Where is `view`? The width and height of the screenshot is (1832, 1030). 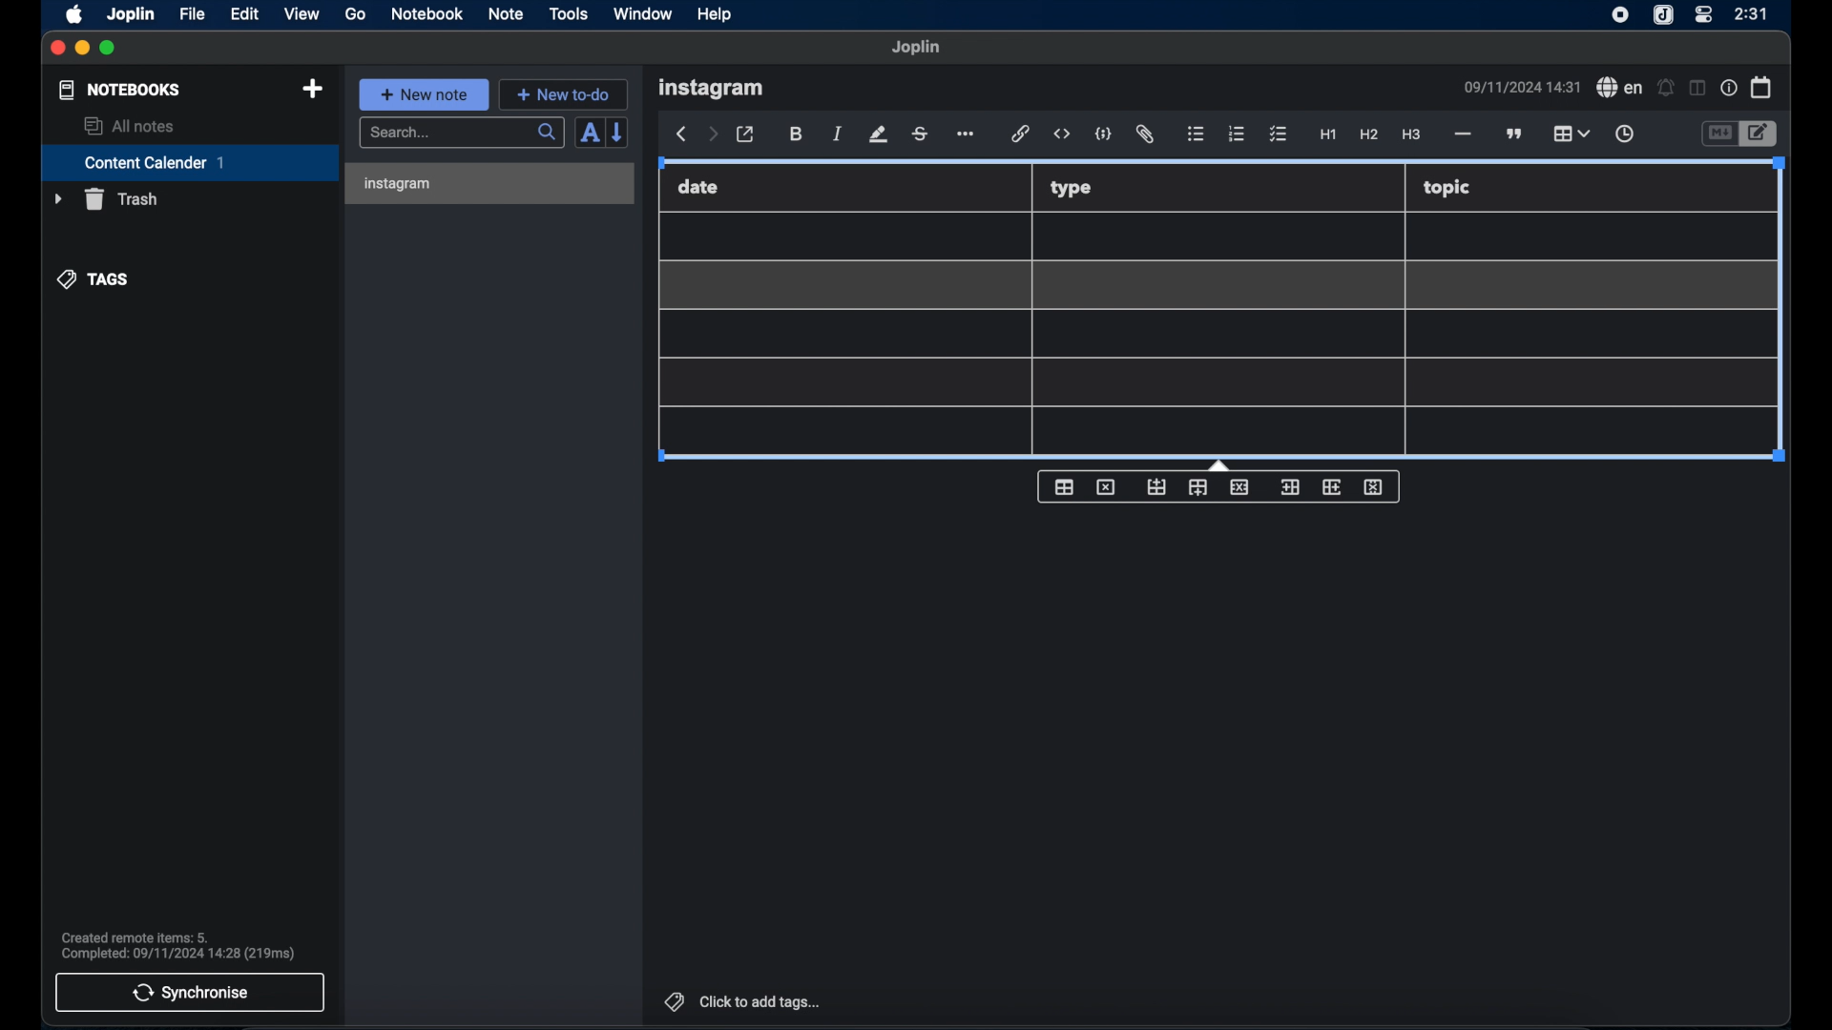
view is located at coordinates (302, 14).